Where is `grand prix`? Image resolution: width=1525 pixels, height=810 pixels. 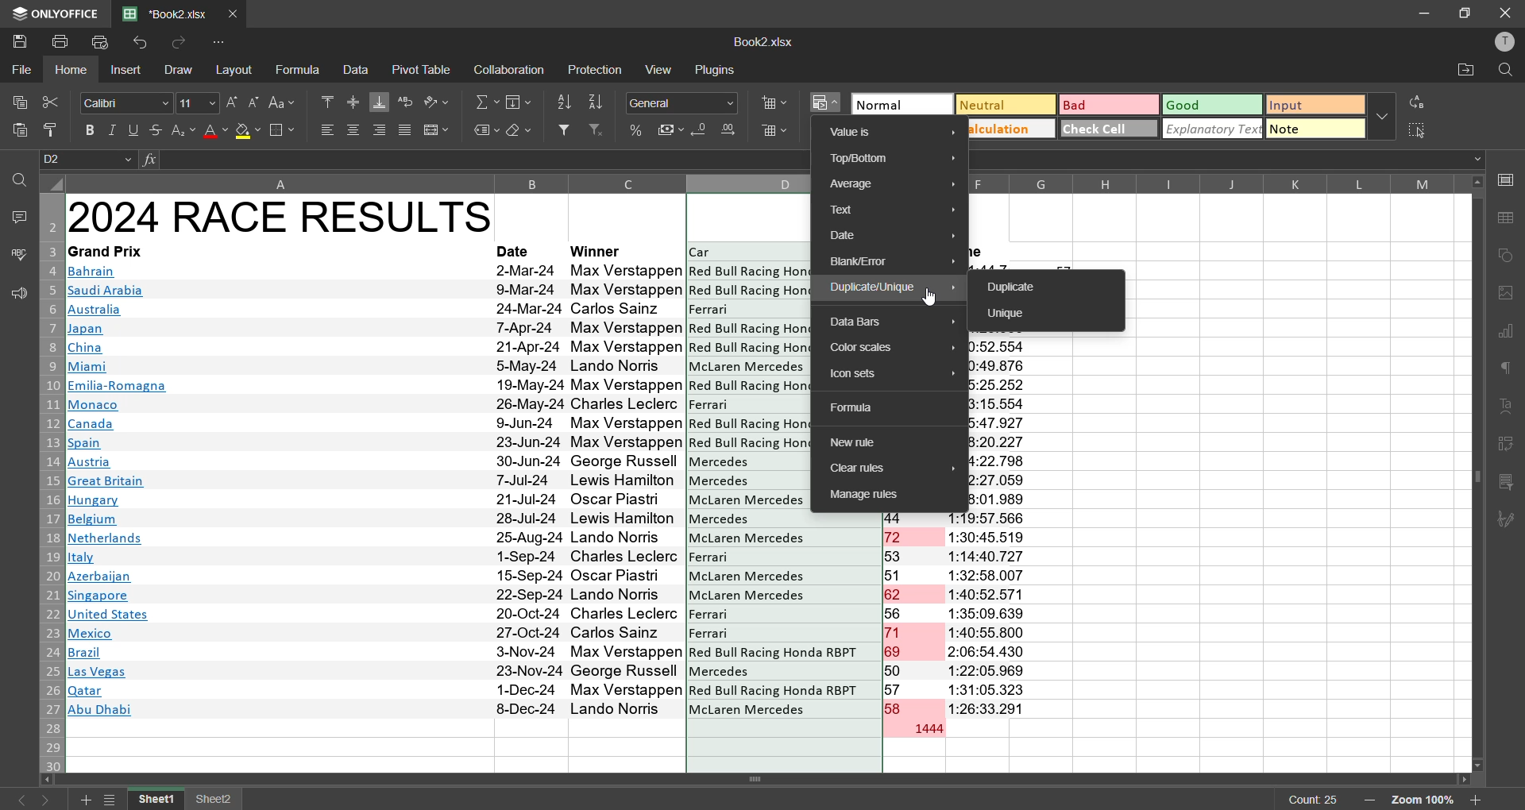
grand prix is located at coordinates (105, 251).